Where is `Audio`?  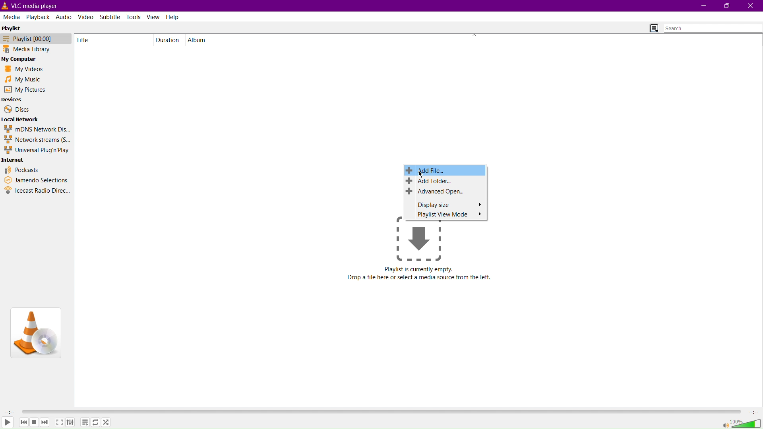 Audio is located at coordinates (63, 17).